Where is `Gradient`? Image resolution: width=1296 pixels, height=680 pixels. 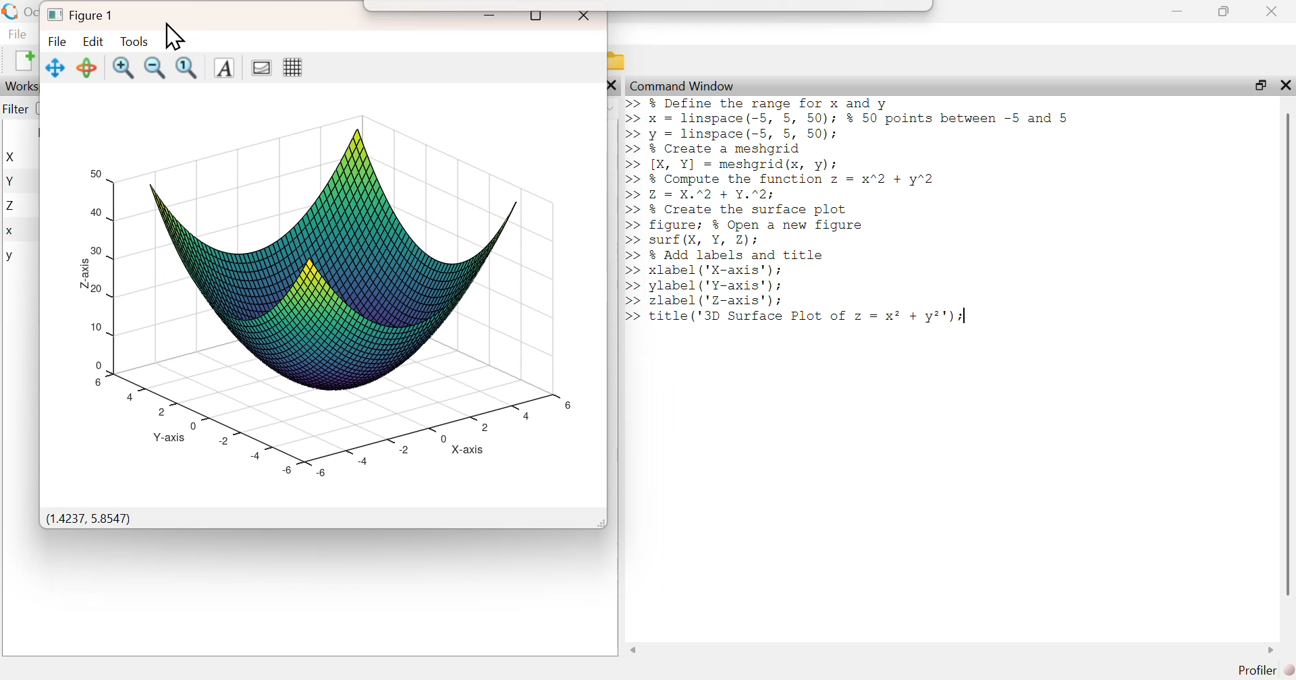 Gradient is located at coordinates (261, 67).